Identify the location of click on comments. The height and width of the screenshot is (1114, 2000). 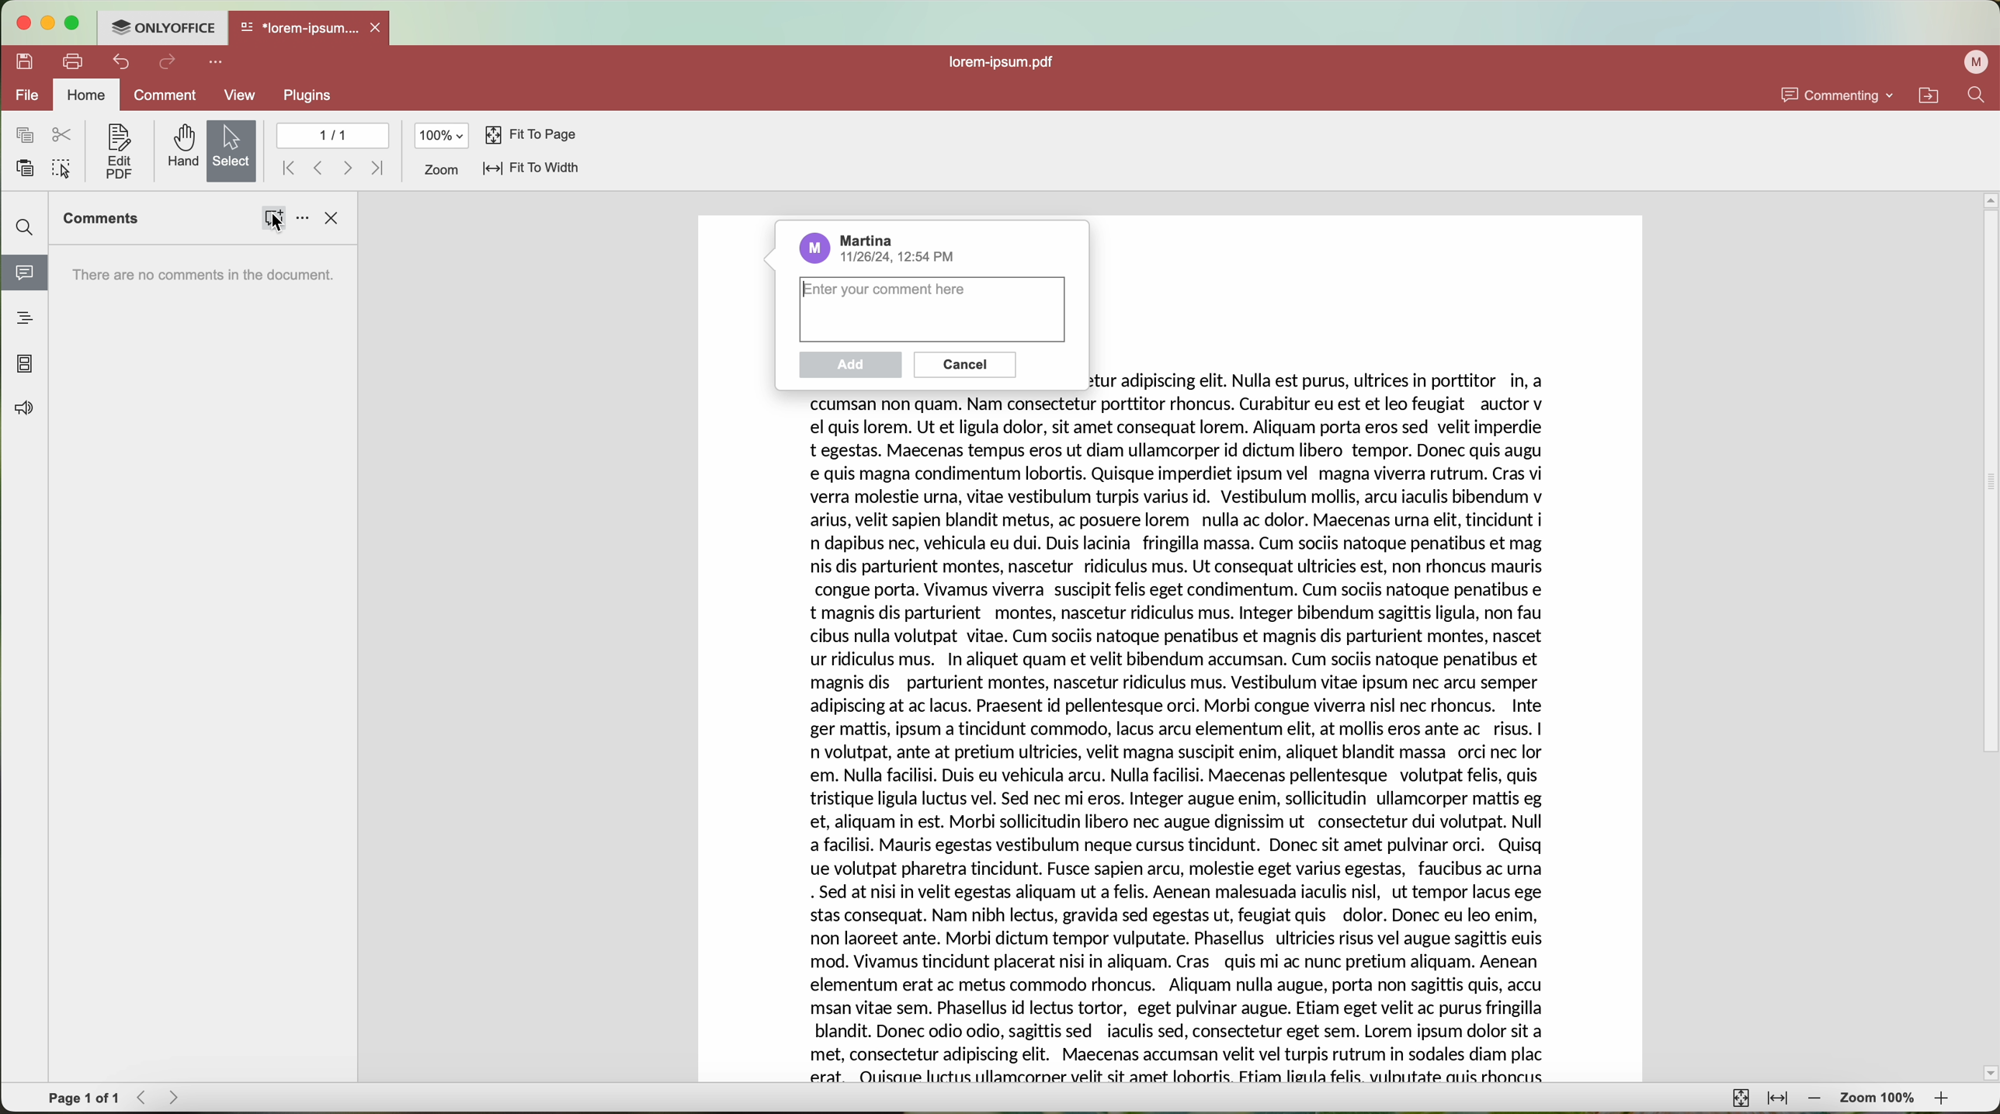
(23, 276).